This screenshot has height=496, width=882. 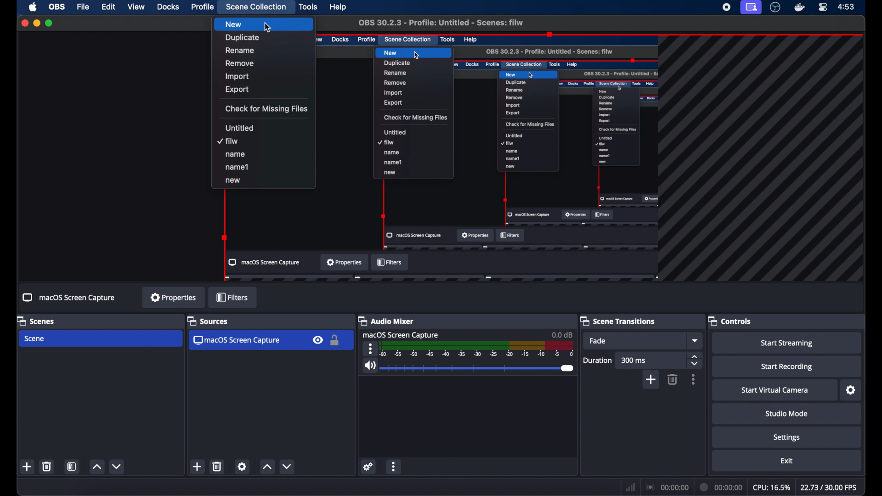 What do you see at coordinates (394, 468) in the screenshot?
I see `more options` at bounding box center [394, 468].